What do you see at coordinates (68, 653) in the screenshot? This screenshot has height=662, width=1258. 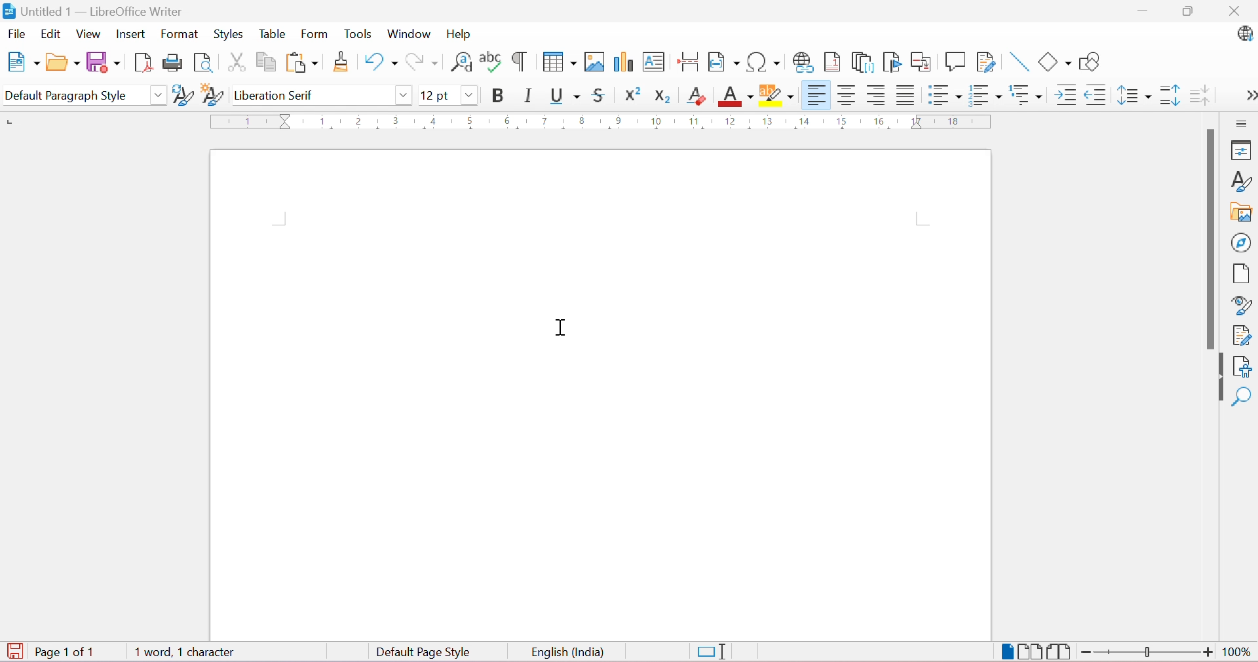 I see `Page 1 of 1` at bounding box center [68, 653].